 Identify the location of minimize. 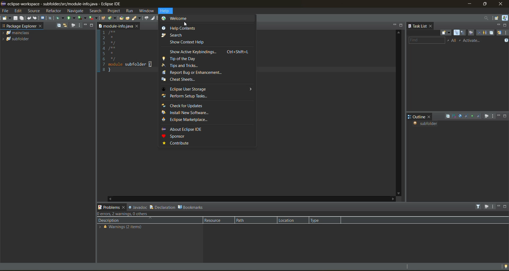
(499, 116).